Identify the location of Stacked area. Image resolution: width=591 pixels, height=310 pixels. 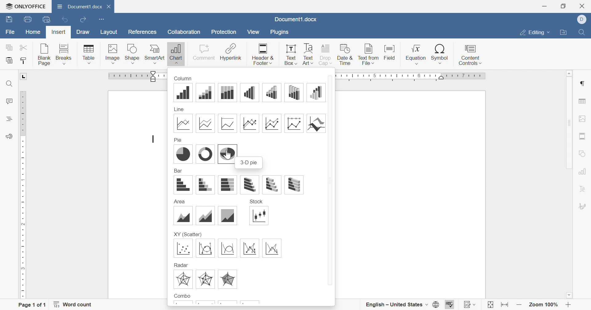
(205, 215).